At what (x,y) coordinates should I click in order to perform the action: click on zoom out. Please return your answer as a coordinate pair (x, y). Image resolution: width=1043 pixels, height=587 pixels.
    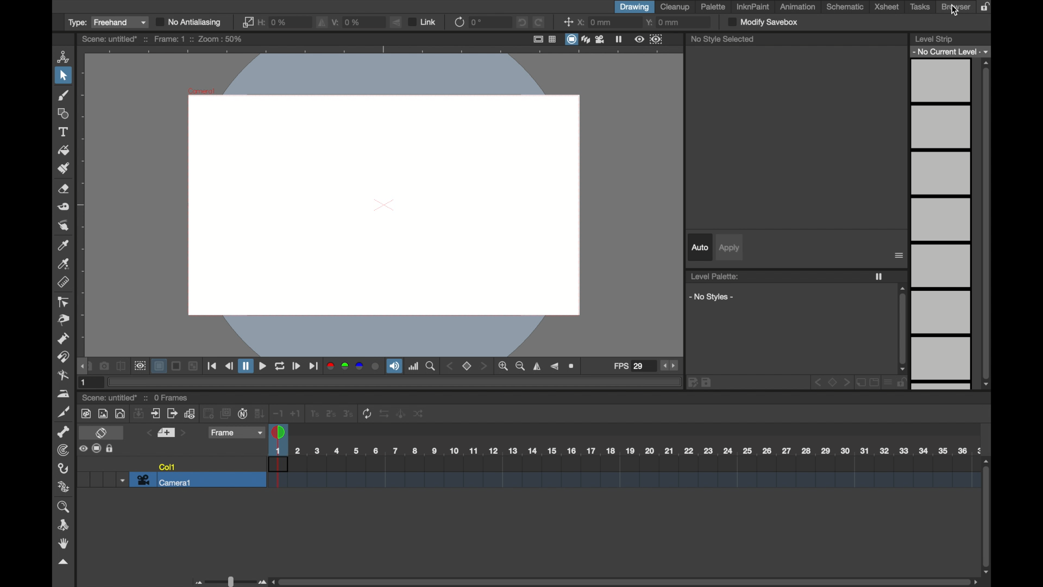
    Looking at the image, I should click on (520, 366).